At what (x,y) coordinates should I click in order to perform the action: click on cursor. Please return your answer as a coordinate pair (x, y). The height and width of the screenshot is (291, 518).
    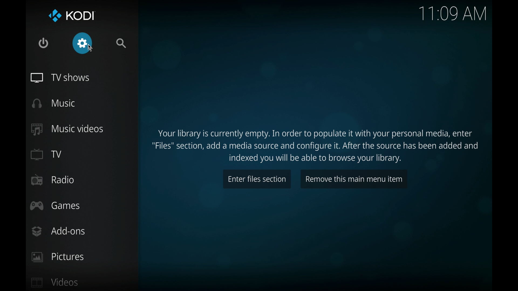
    Looking at the image, I should click on (91, 47).